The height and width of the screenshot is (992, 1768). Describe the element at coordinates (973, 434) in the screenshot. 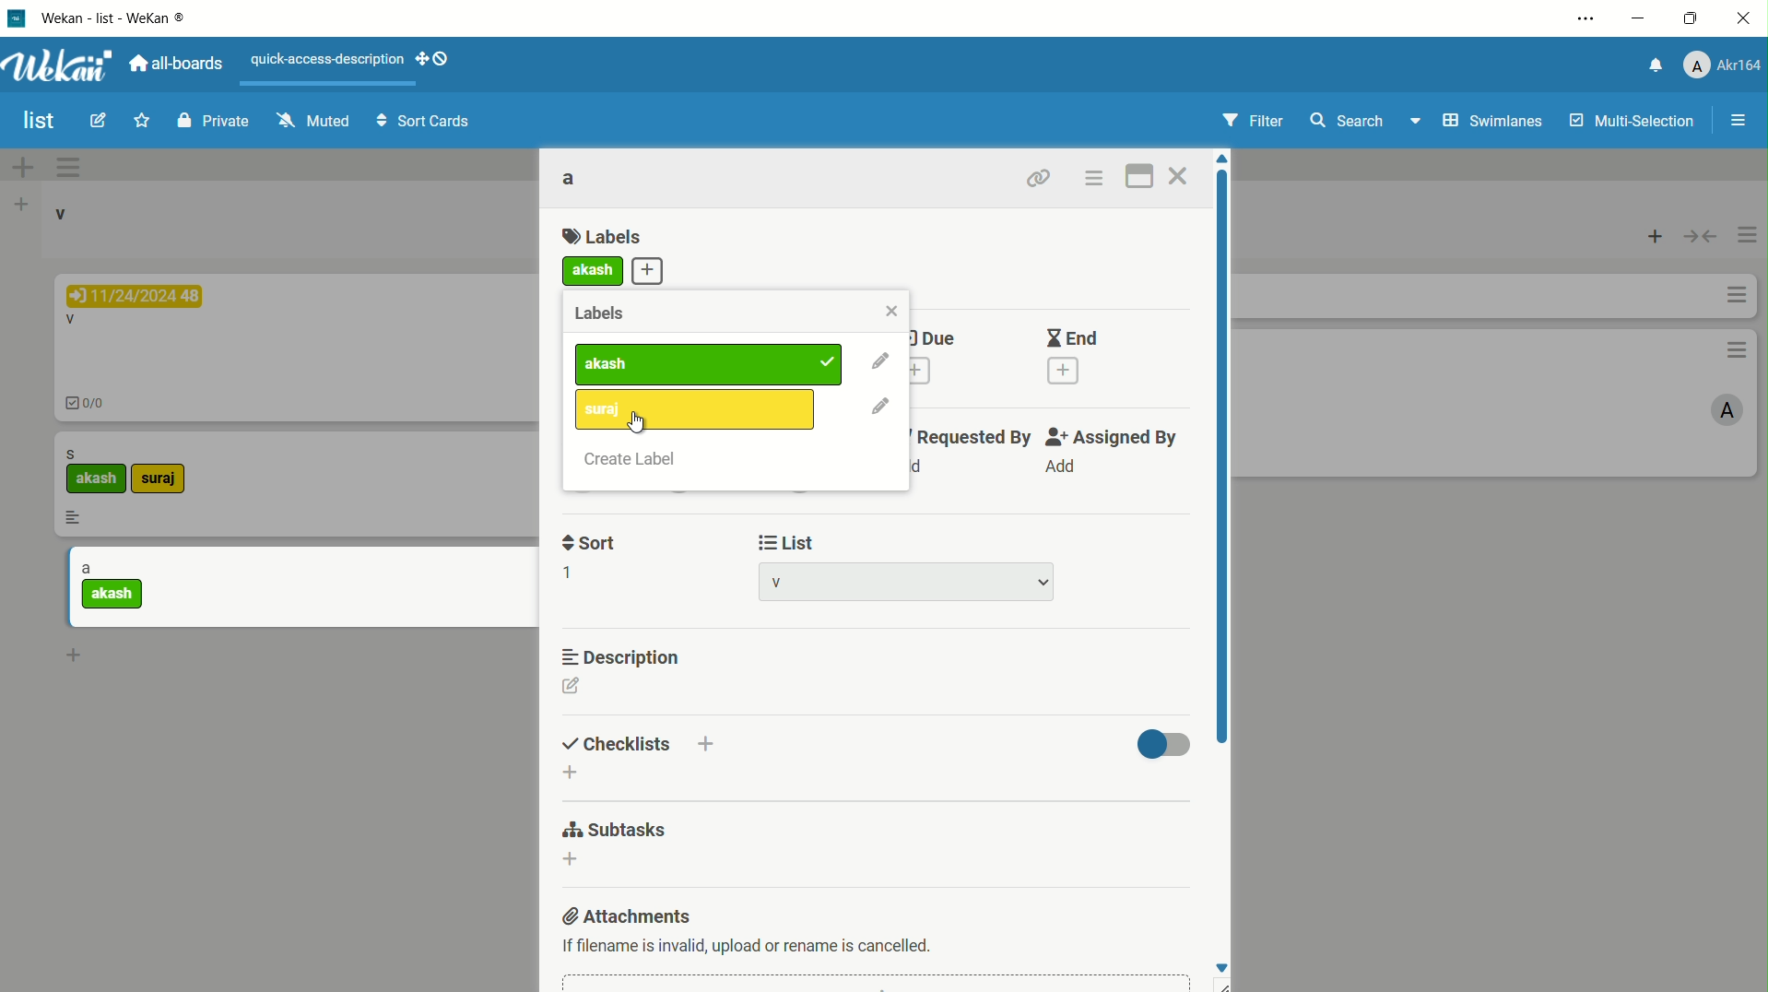

I see `requested by` at that location.